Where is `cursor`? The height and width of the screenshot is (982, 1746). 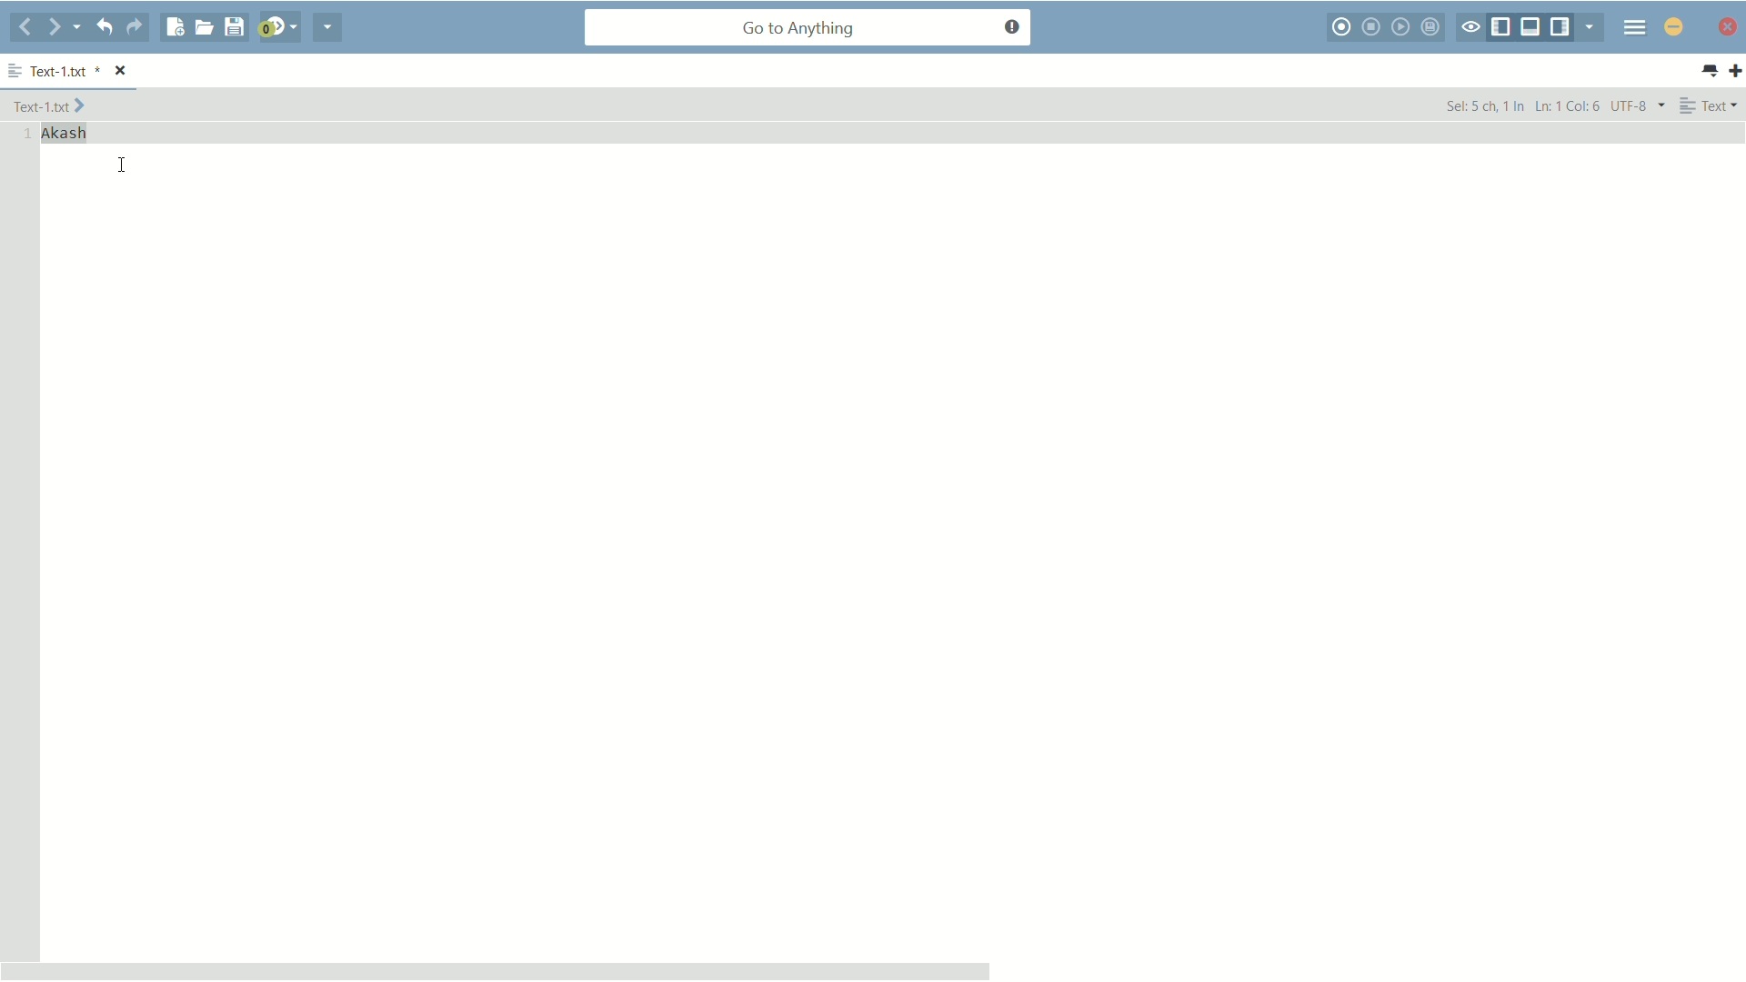 cursor is located at coordinates (123, 165).